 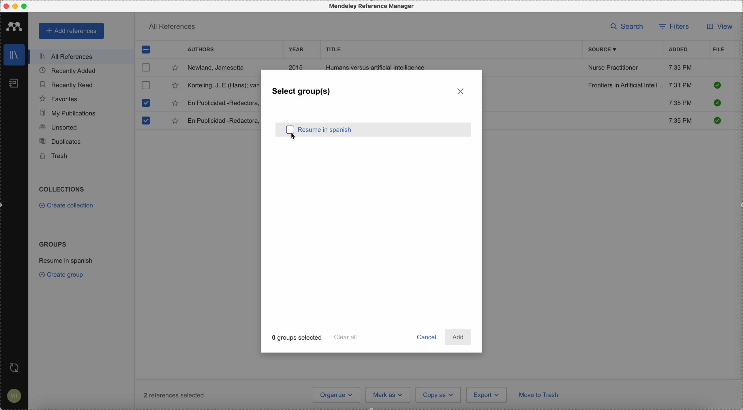 I want to click on minimize, so click(x=16, y=7).